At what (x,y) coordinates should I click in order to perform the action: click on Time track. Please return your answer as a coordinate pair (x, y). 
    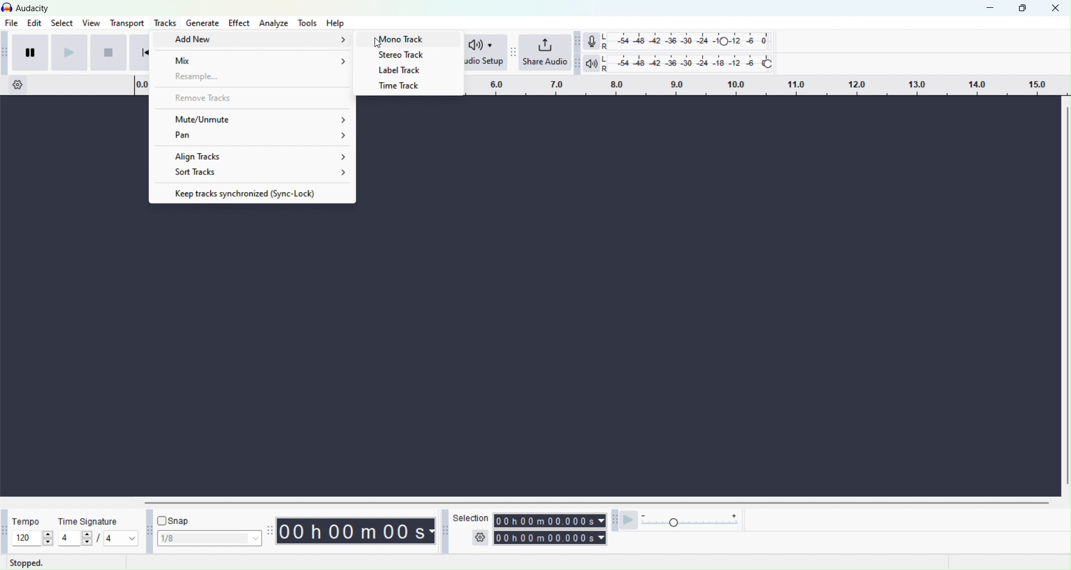
    Looking at the image, I should click on (402, 87).